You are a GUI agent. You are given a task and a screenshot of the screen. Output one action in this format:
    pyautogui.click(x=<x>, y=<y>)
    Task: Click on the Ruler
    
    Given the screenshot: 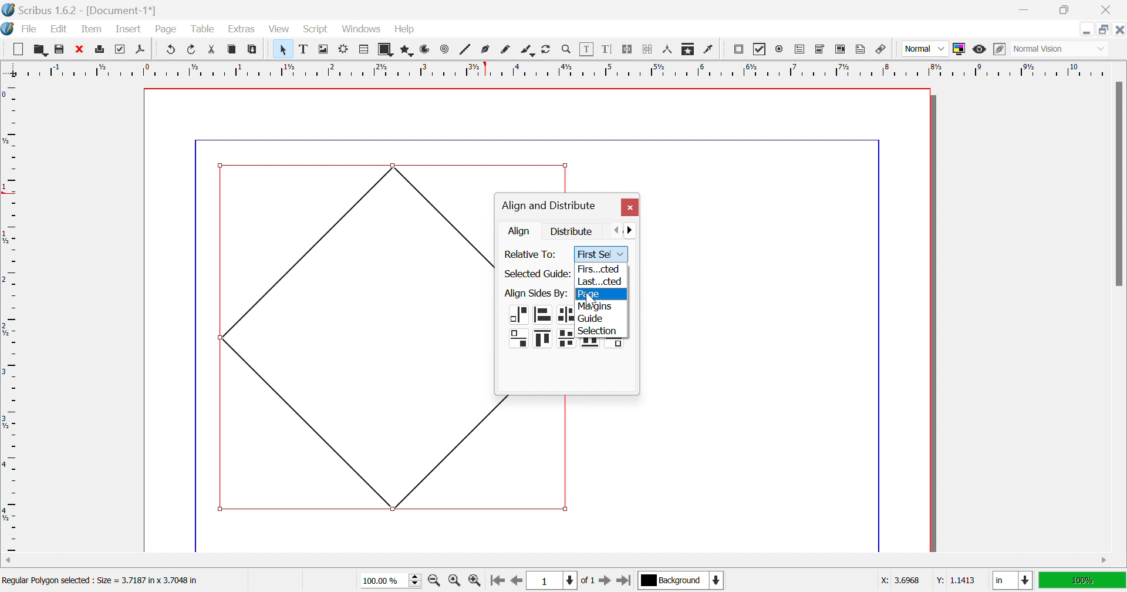 What is the action you would take?
    pyautogui.click(x=556, y=69)
    